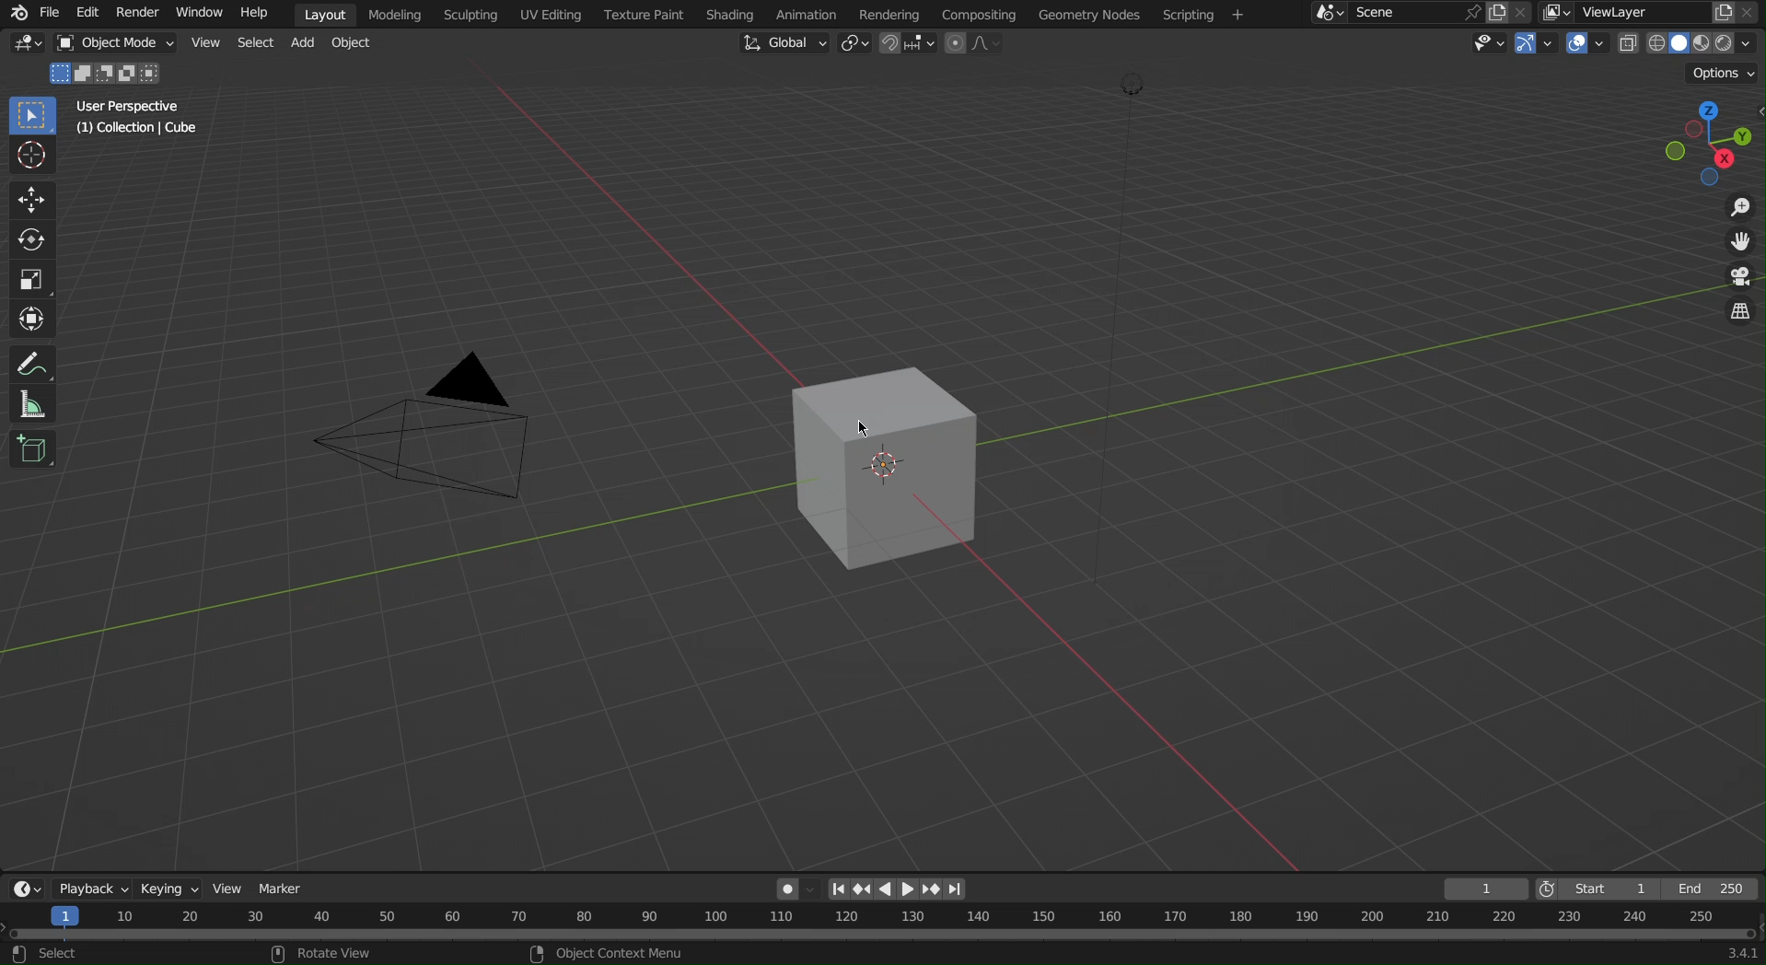 This screenshot has width=1766, height=965. I want to click on Rendering, so click(889, 14).